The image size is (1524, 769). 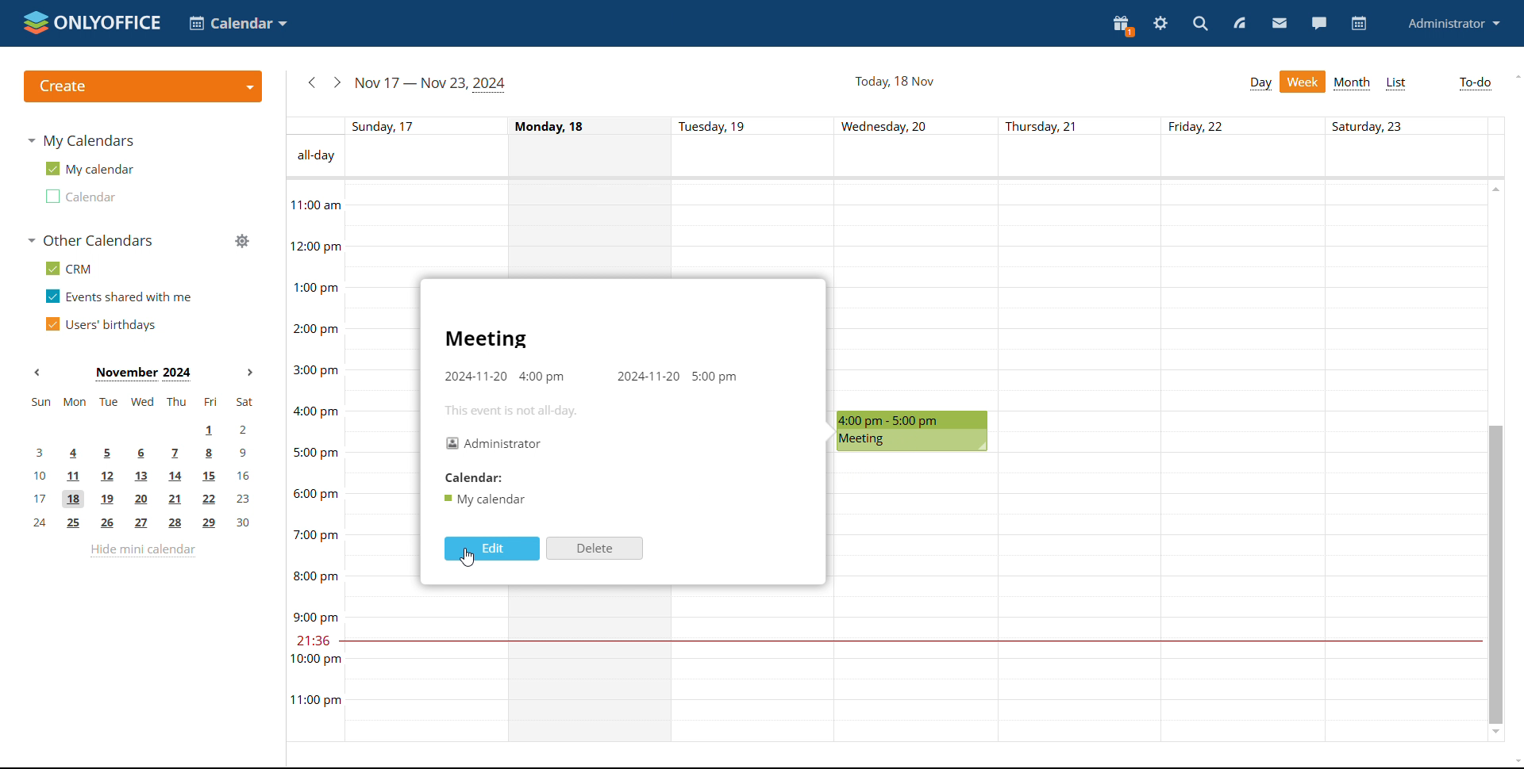 I want to click on friday, so click(x=1244, y=461).